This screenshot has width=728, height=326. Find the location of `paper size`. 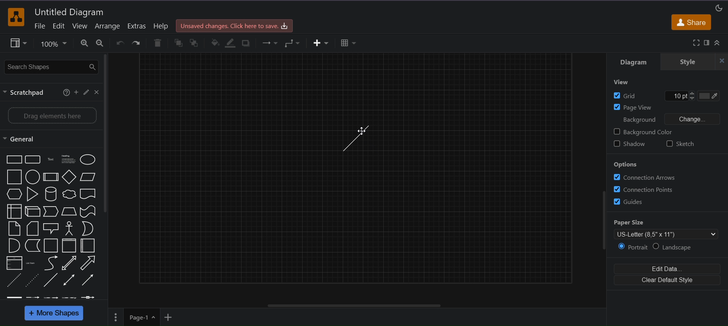

paper size is located at coordinates (668, 229).